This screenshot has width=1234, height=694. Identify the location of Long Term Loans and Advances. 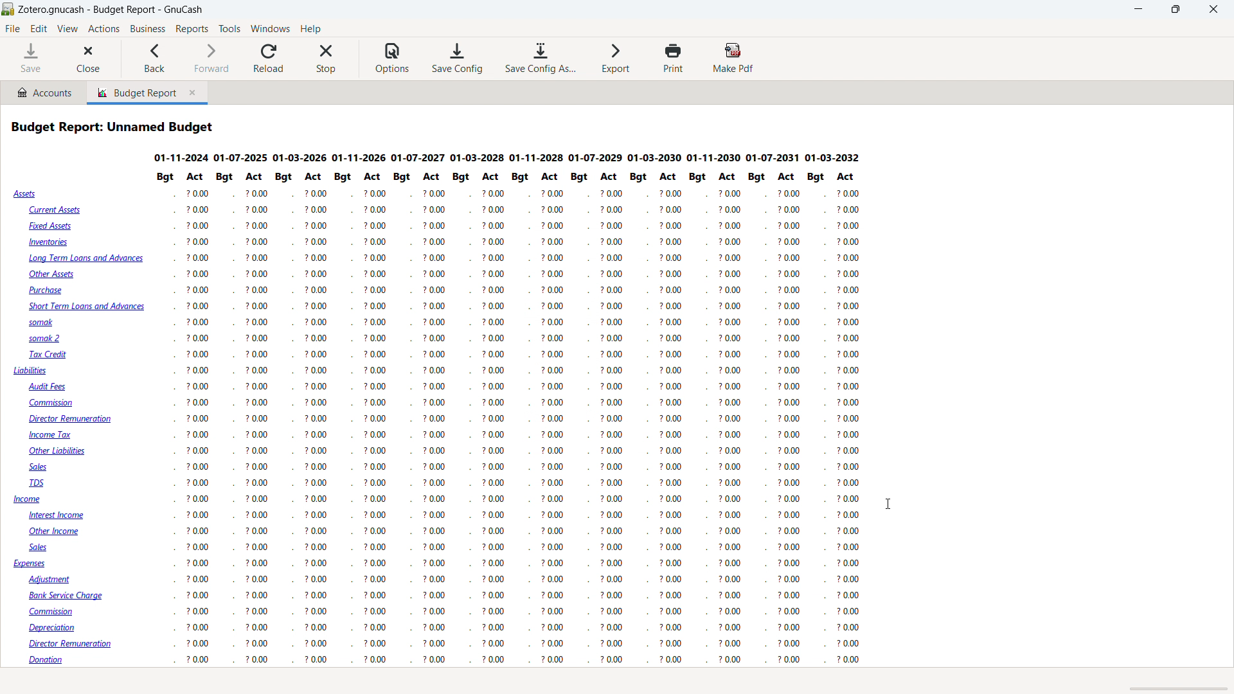
(86, 260).